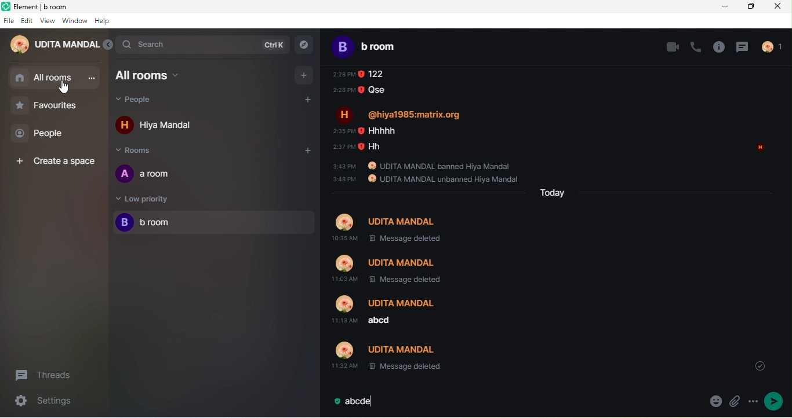 The height and width of the screenshot is (418, 792). I want to click on a room, so click(151, 173).